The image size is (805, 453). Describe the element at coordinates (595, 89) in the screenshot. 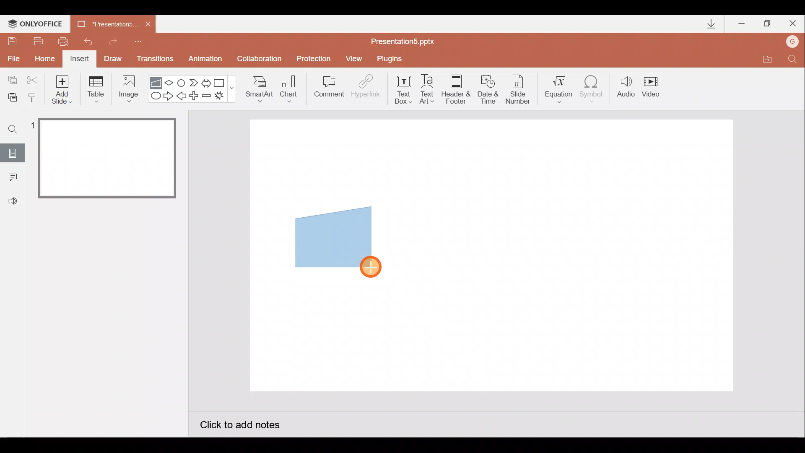

I see `Symbol` at that location.